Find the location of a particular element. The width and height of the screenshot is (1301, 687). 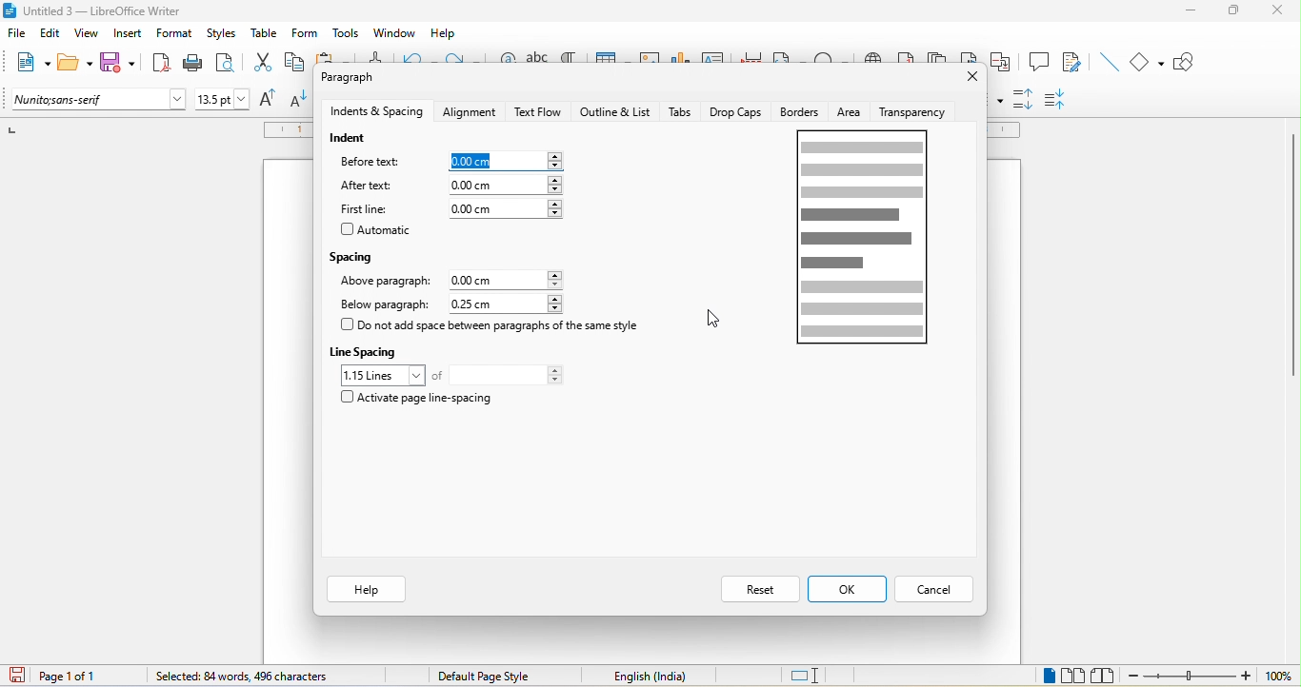

insert is located at coordinates (128, 35).